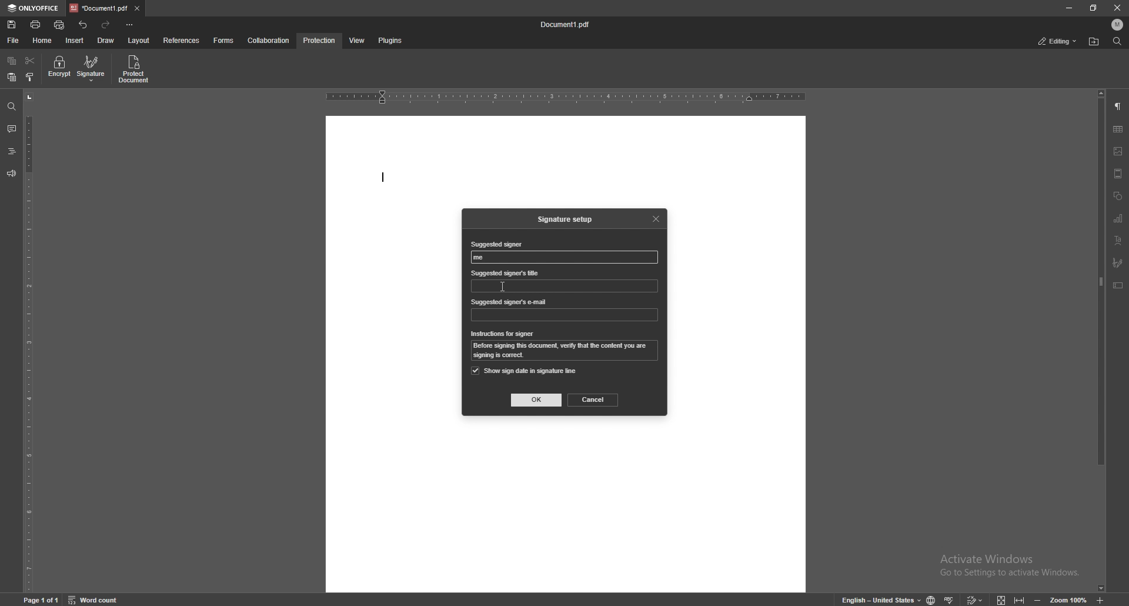  I want to click on layout, so click(138, 41).